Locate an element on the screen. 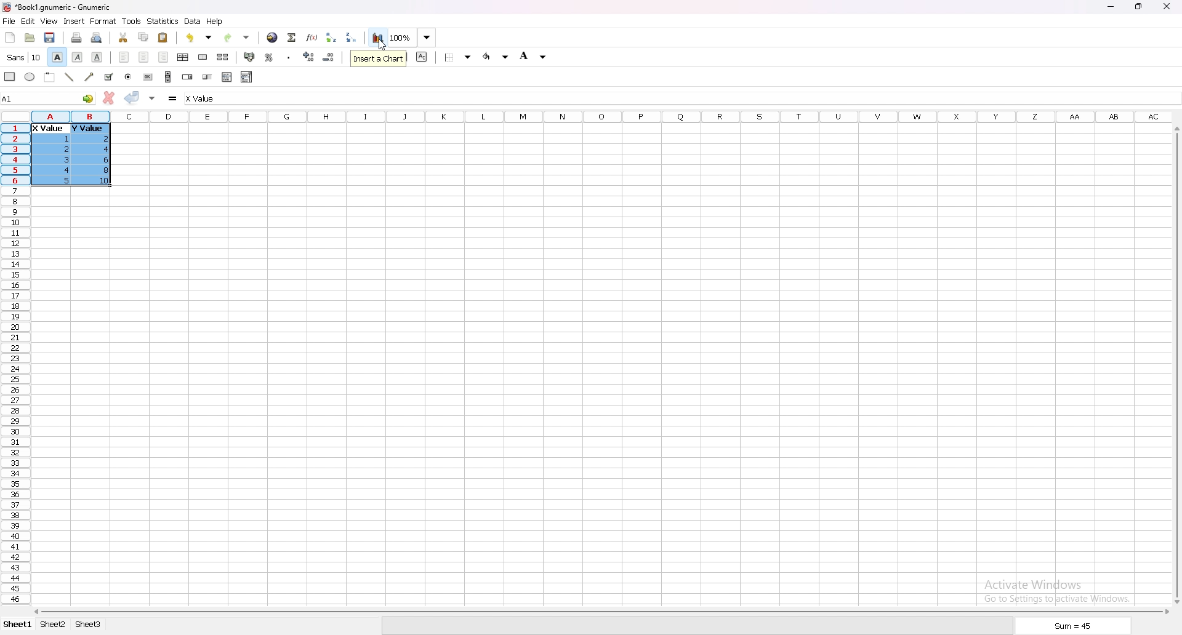 Image resolution: width=1182 pixels, height=635 pixels. scroll bar is located at coordinates (1175, 365).